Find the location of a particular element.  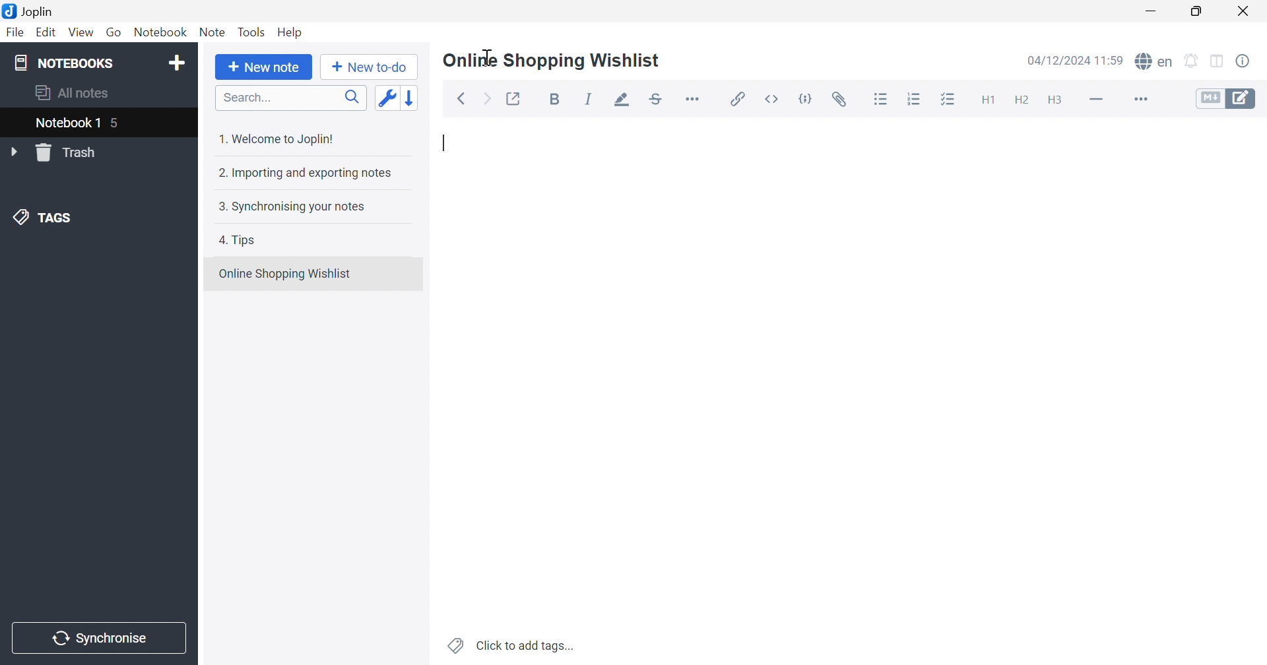

Italic is located at coordinates (589, 99).